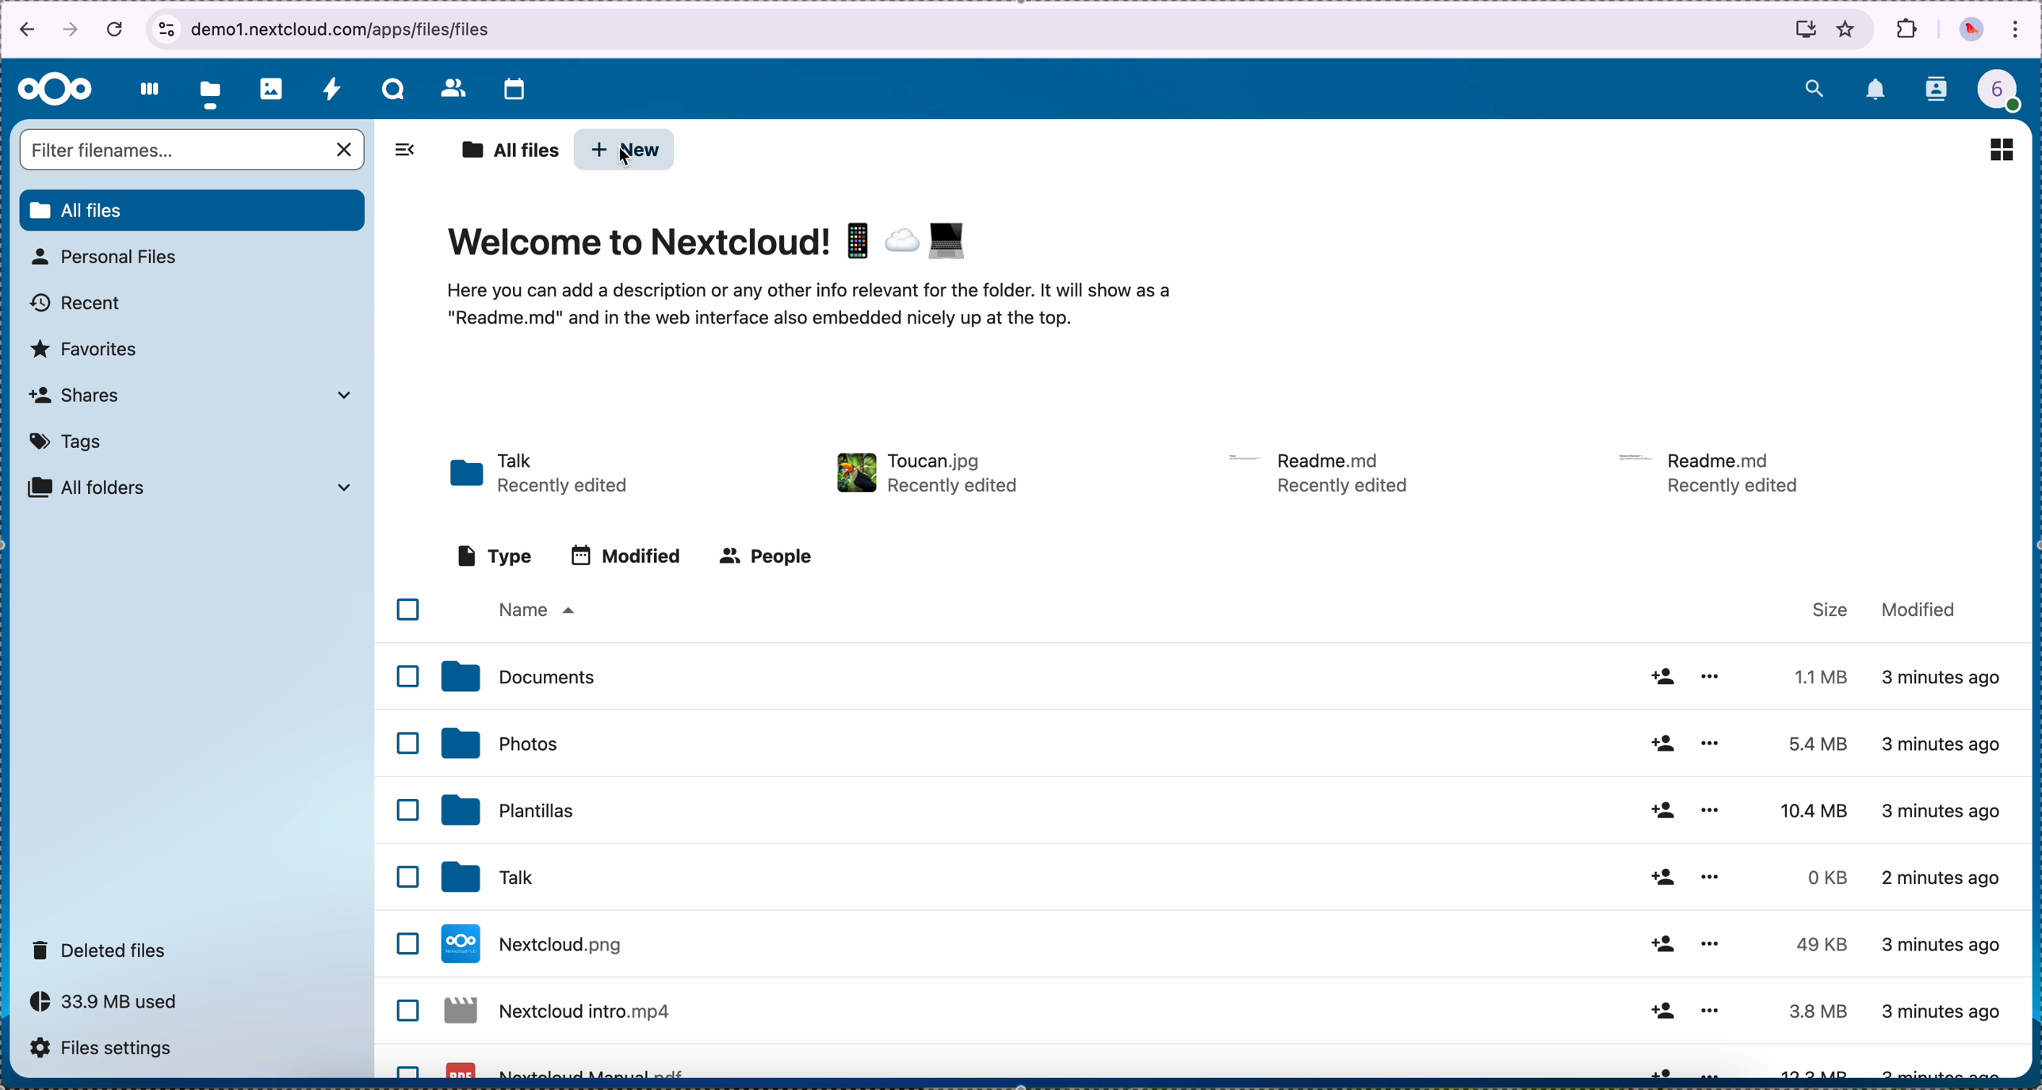  Describe the element at coordinates (1716, 470) in the screenshot. I see `readme file` at that location.